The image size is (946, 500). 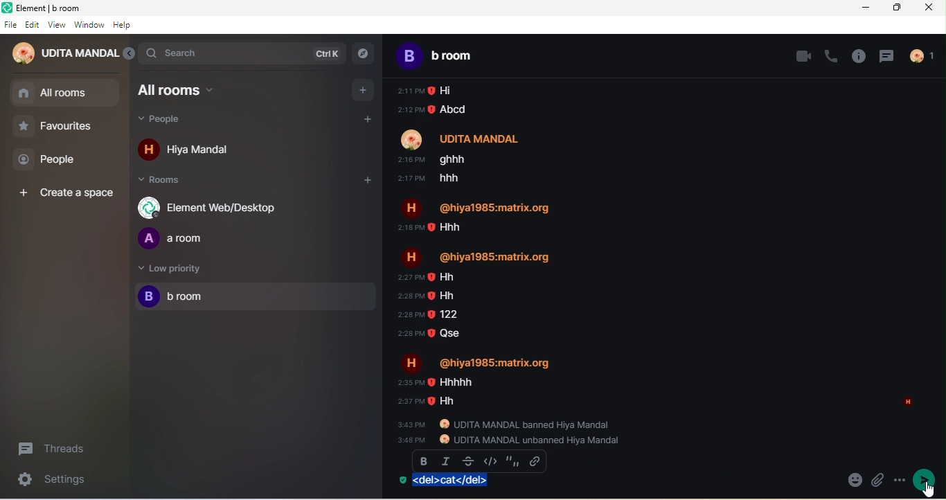 I want to click on insert link, so click(x=535, y=461).